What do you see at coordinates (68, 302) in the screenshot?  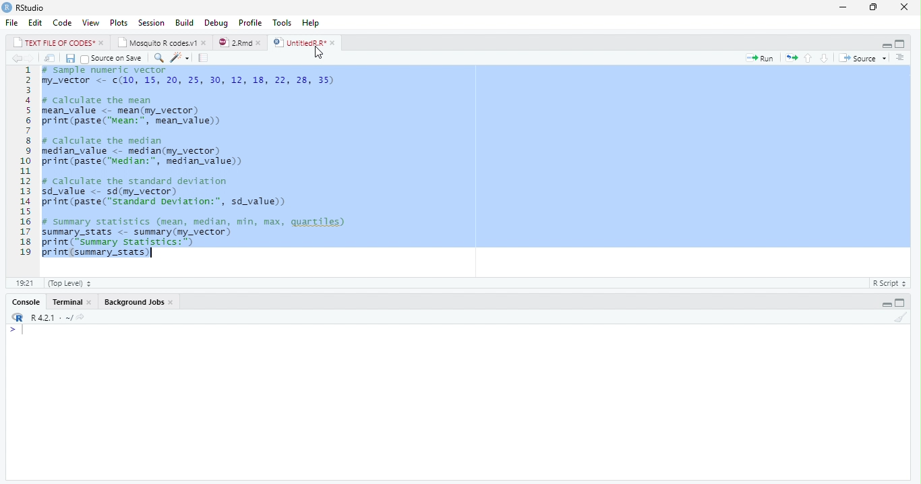 I see `Terminal` at bounding box center [68, 302].